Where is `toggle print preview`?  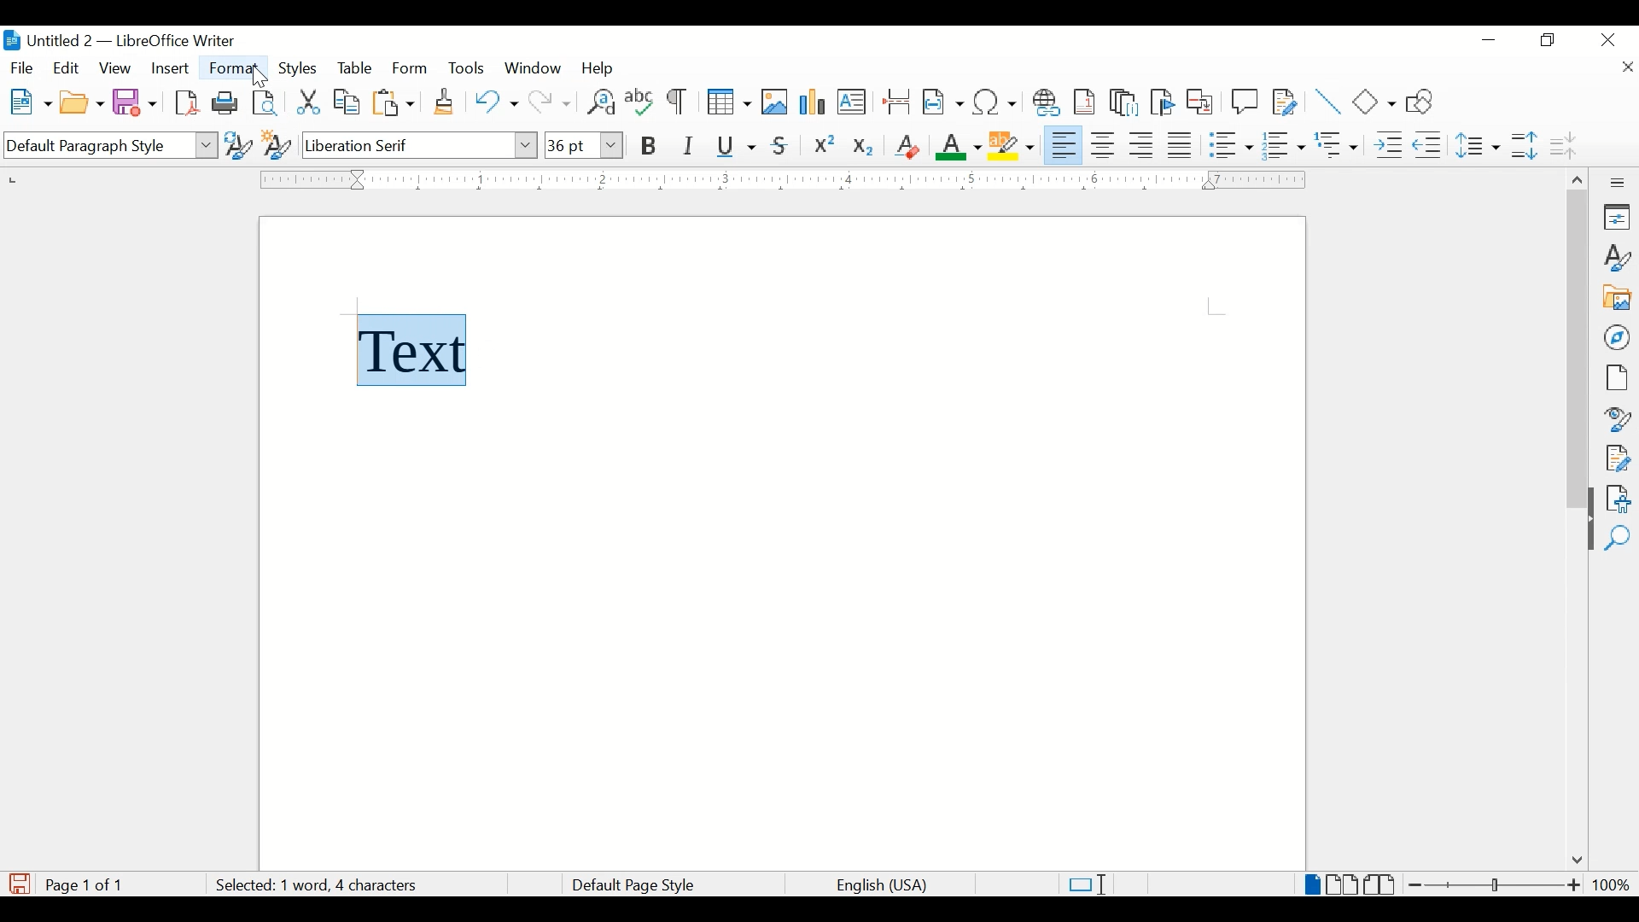 toggle print preview is located at coordinates (266, 102).